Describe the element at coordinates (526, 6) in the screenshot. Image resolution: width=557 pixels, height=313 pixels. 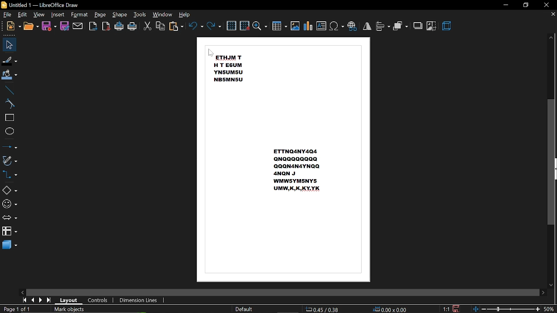
I see `restore down` at that location.